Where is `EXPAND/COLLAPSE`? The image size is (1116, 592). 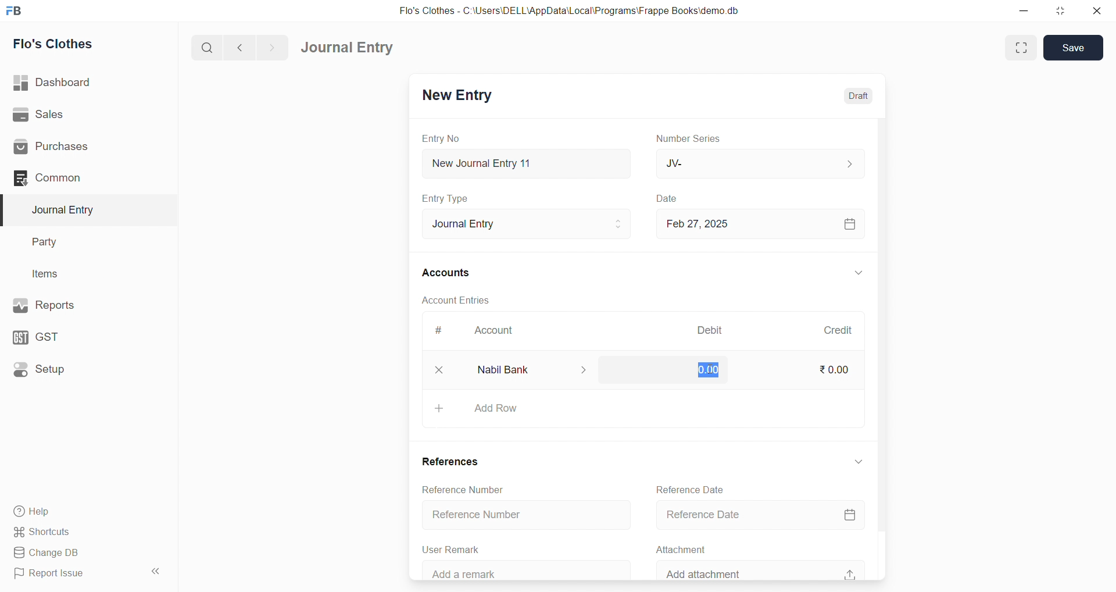
EXPAND/COLLAPSE is located at coordinates (859, 464).